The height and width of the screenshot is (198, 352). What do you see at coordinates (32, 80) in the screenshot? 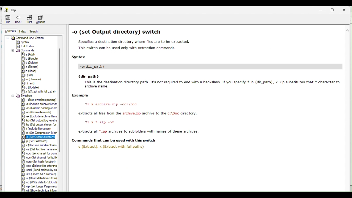
I see `Rename` at bounding box center [32, 80].